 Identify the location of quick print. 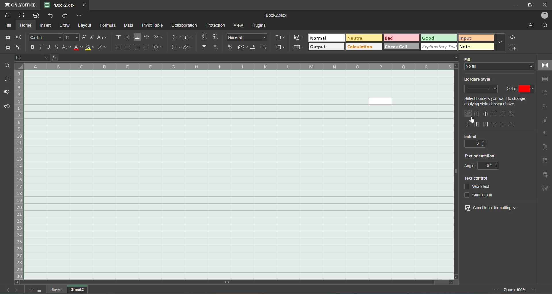
(36, 16).